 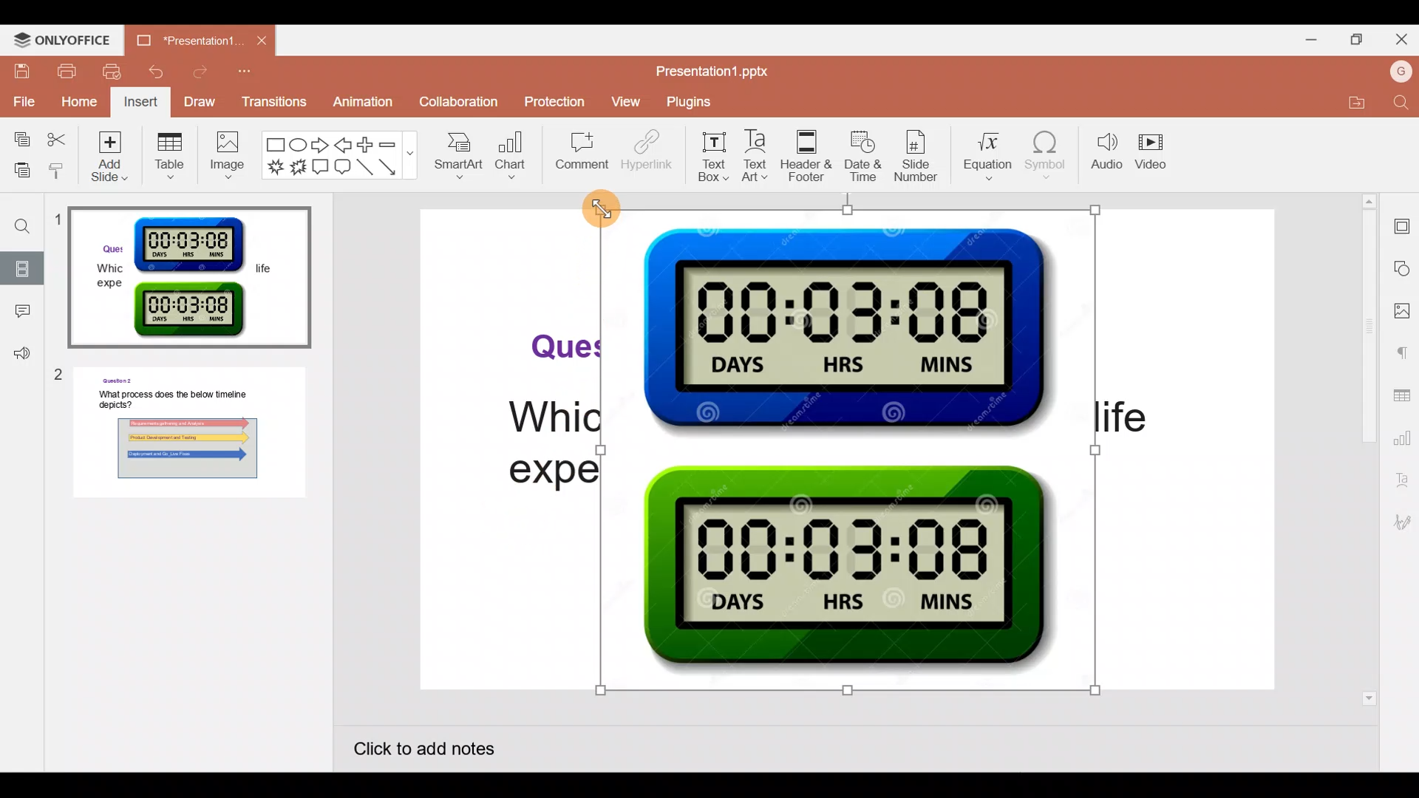 What do you see at coordinates (1398, 72) in the screenshot?
I see `Account name` at bounding box center [1398, 72].